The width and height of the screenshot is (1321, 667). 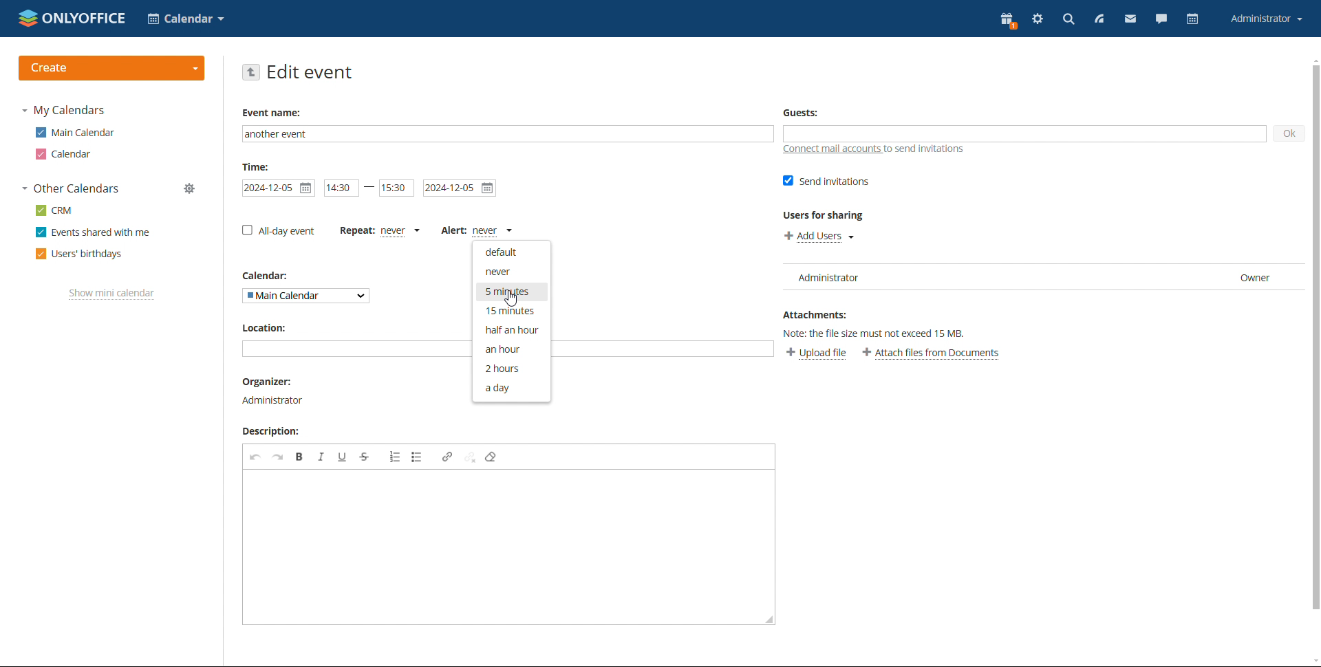 I want to click on Guests:, so click(x=800, y=112).